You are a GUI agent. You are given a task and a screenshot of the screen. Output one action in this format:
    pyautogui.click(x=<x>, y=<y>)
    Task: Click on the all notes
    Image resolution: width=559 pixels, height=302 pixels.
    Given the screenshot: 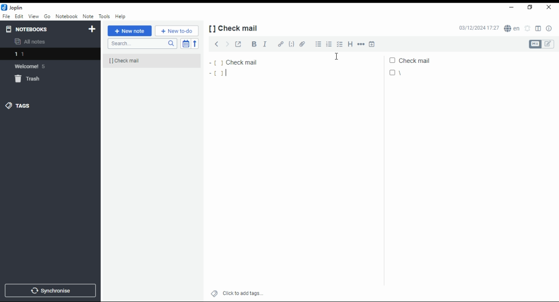 What is the action you would take?
    pyautogui.click(x=31, y=41)
    